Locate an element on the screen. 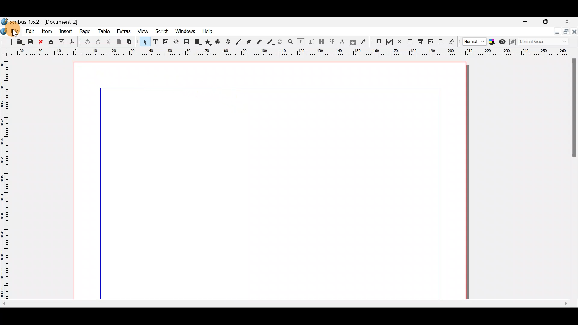 This screenshot has height=325, width=578. Save is located at coordinates (30, 42).